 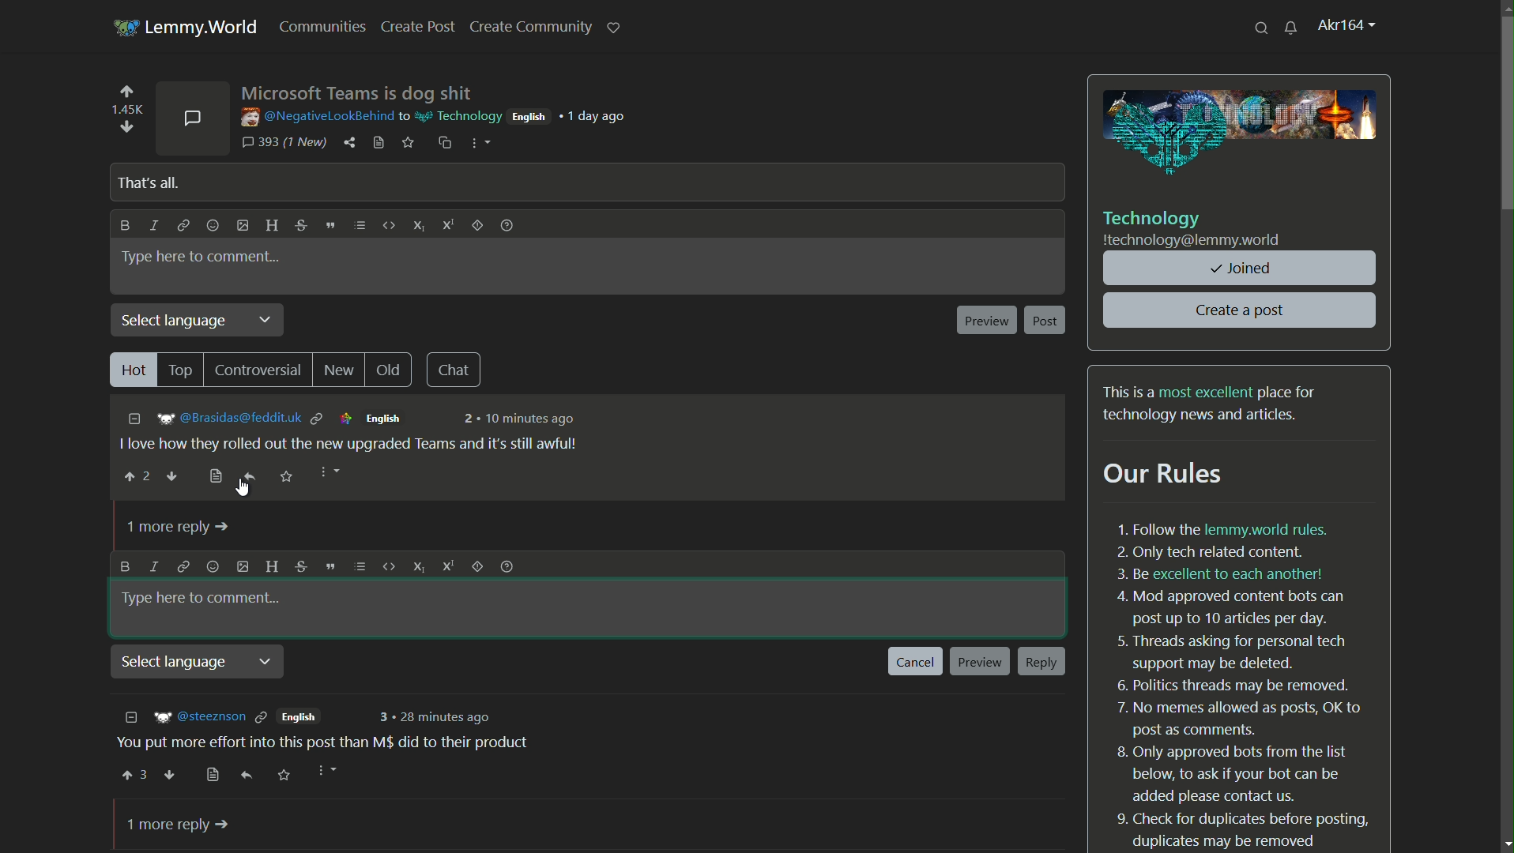 What do you see at coordinates (457, 370) in the screenshot?
I see `chat` at bounding box center [457, 370].